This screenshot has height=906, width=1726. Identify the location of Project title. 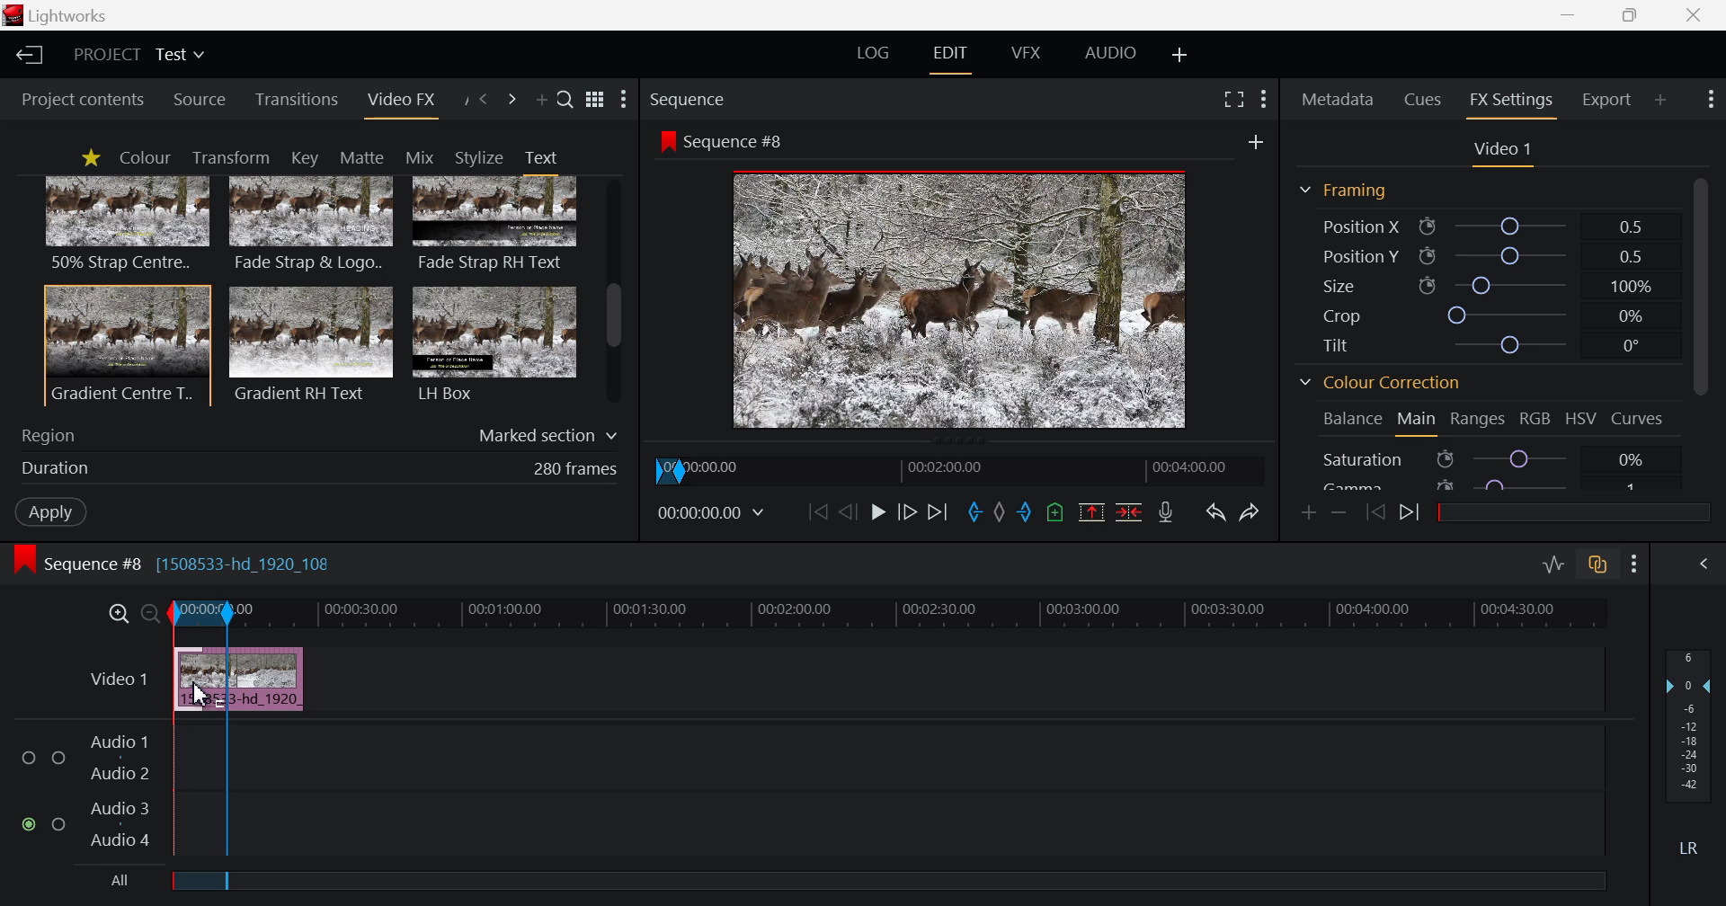
(142, 55).